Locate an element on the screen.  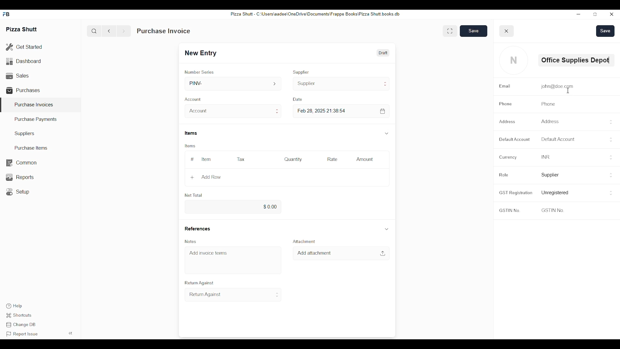
Rate is located at coordinates (332, 159).